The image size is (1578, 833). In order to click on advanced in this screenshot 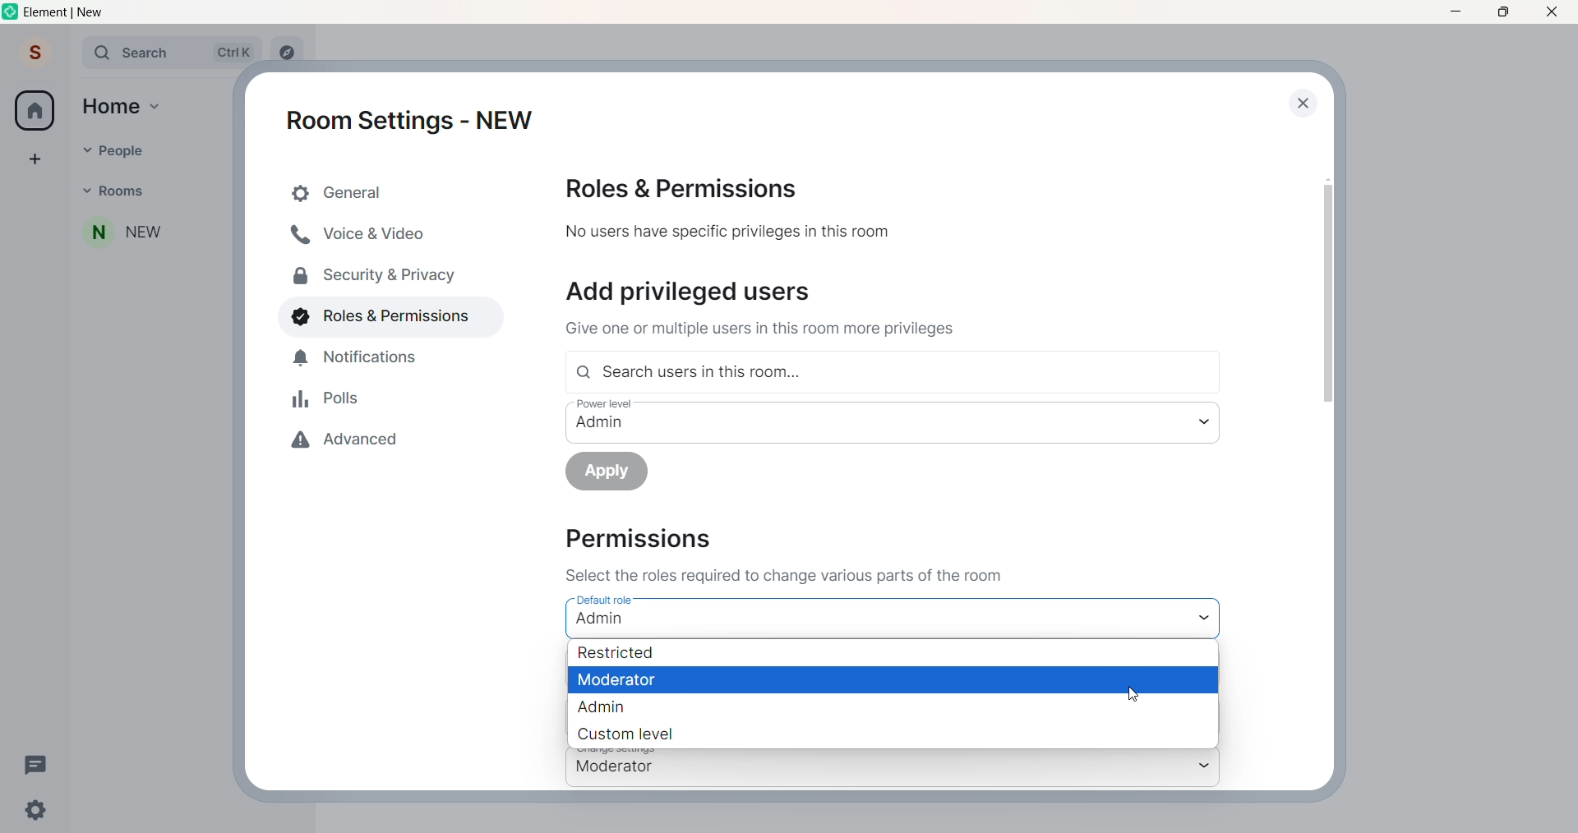, I will do `click(353, 443)`.